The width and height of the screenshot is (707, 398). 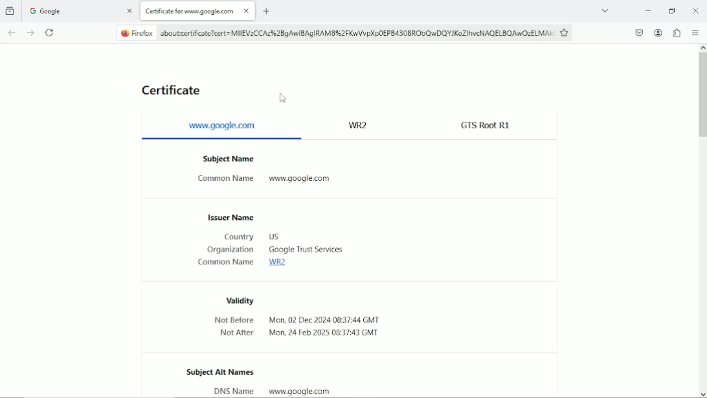 What do you see at coordinates (228, 216) in the screenshot?
I see `Issuer name` at bounding box center [228, 216].